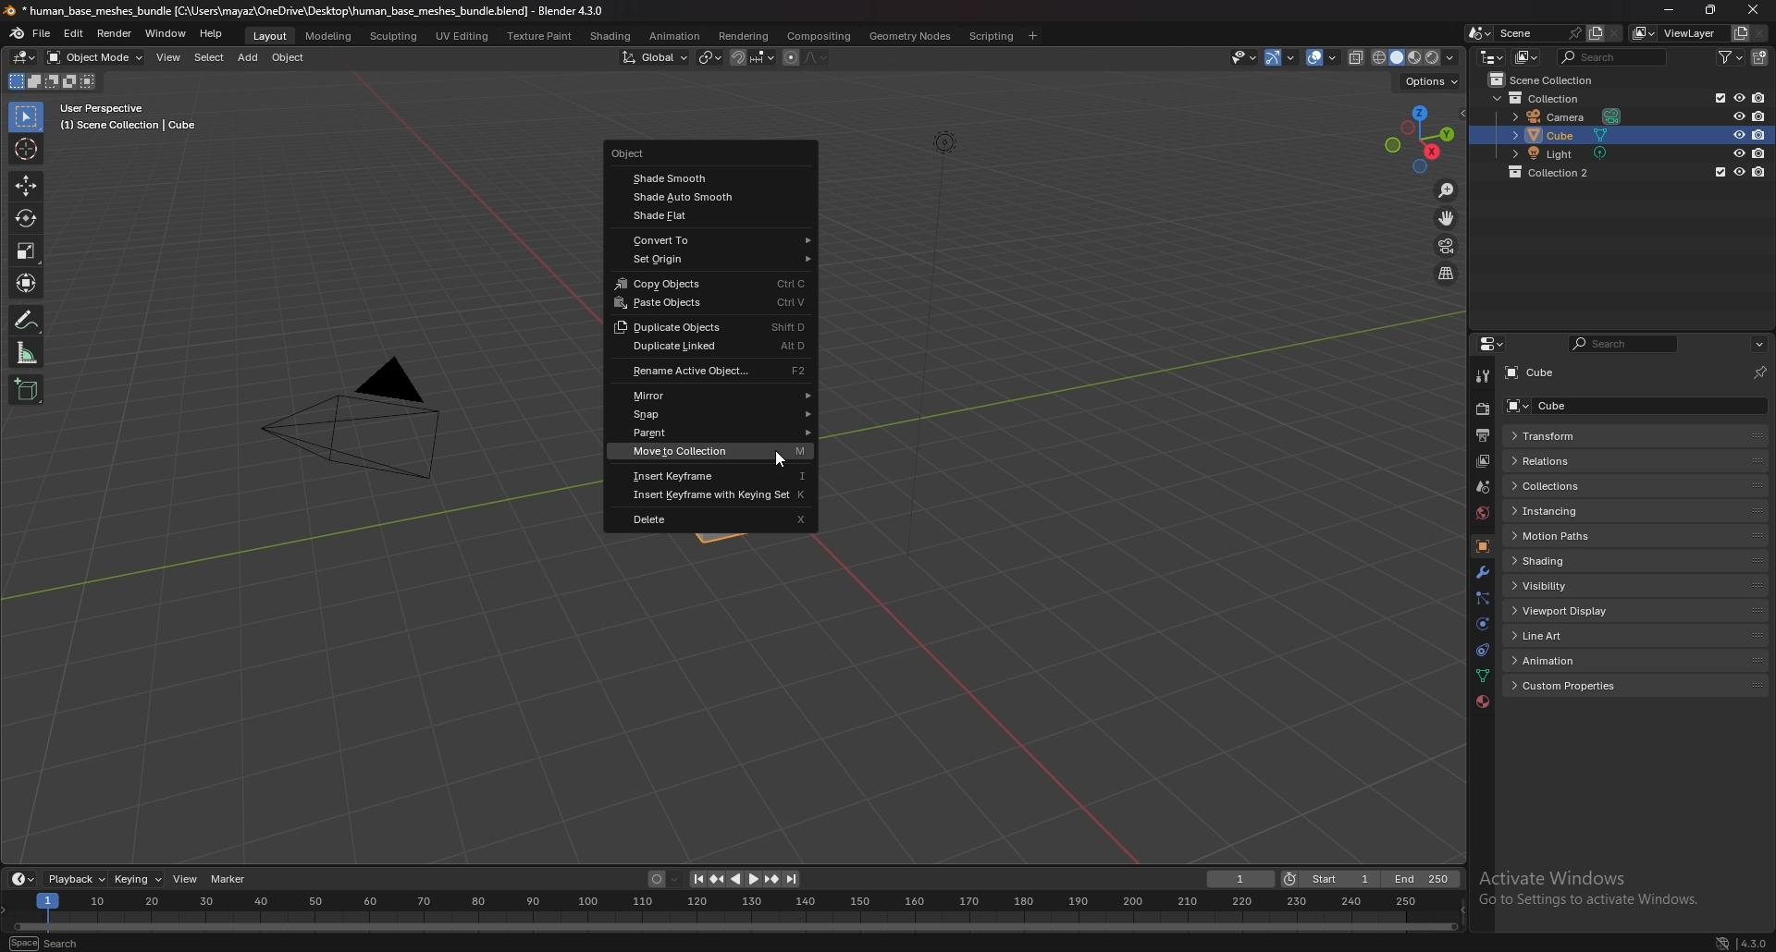 This screenshot has width=1776, height=952. Describe the element at coordinates (396, 35) in the screenshot. I see `sculpting` at that location.